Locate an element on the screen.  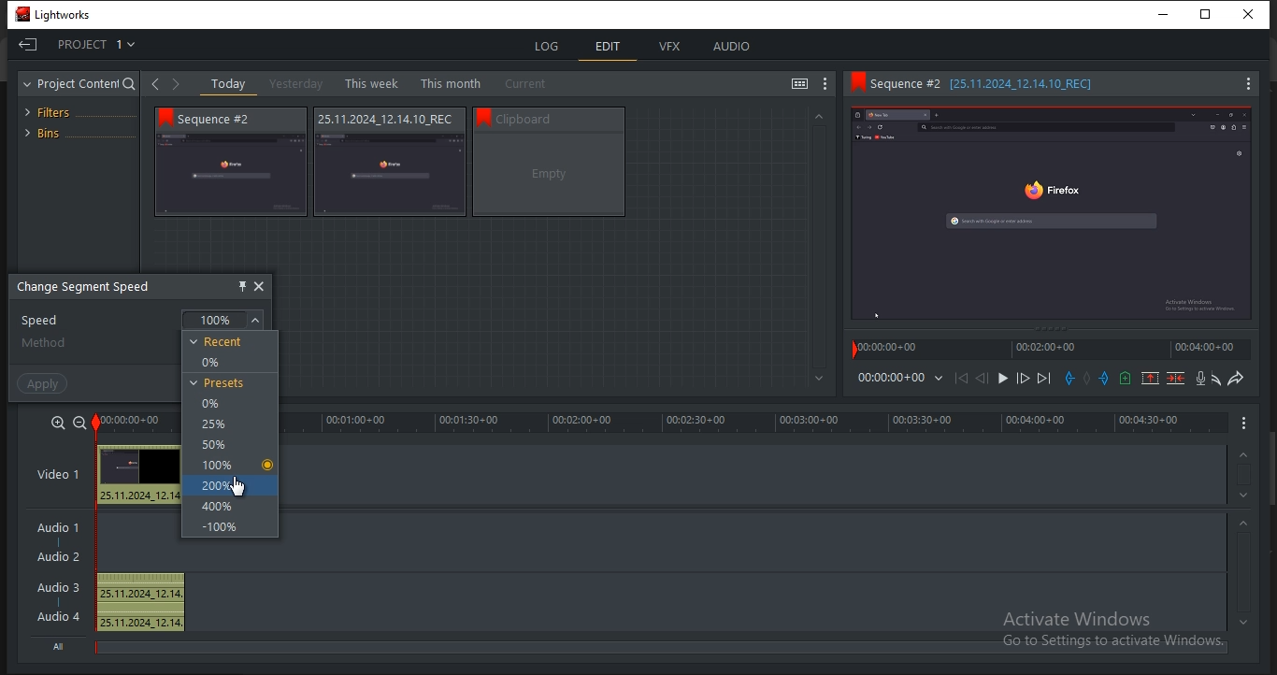
show settings menu is located at coordinates (825, 84).